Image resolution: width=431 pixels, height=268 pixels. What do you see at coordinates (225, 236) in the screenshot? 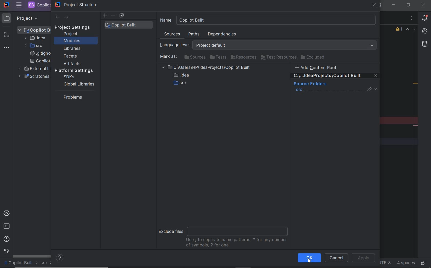
I see `exclude files` at bounding box center [225, 236].